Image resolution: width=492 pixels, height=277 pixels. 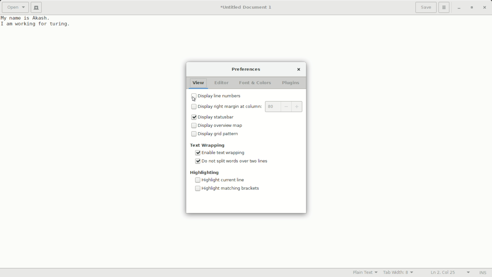 I want to click on checkbox, so click(x=193, y=134).